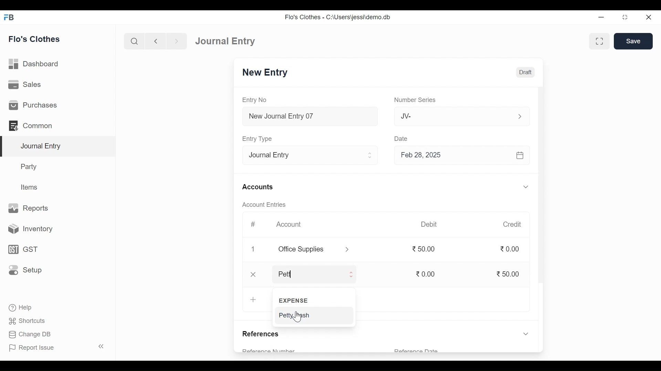 This screenshot has height=371, width=661. I want to click on Shortcuts, so click(31, 320).